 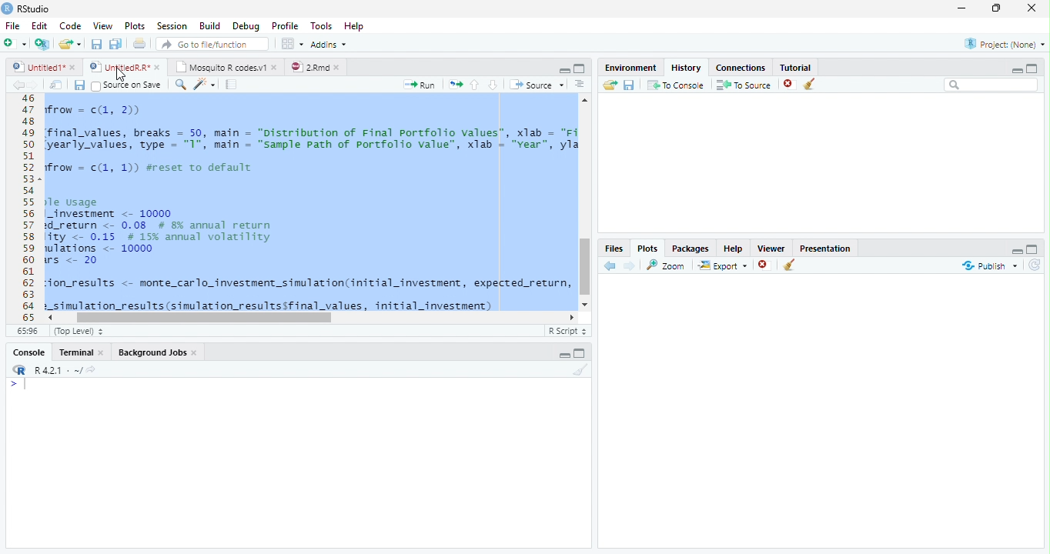 I want to click on Load history from an existing file, so click(x=609, y=85).